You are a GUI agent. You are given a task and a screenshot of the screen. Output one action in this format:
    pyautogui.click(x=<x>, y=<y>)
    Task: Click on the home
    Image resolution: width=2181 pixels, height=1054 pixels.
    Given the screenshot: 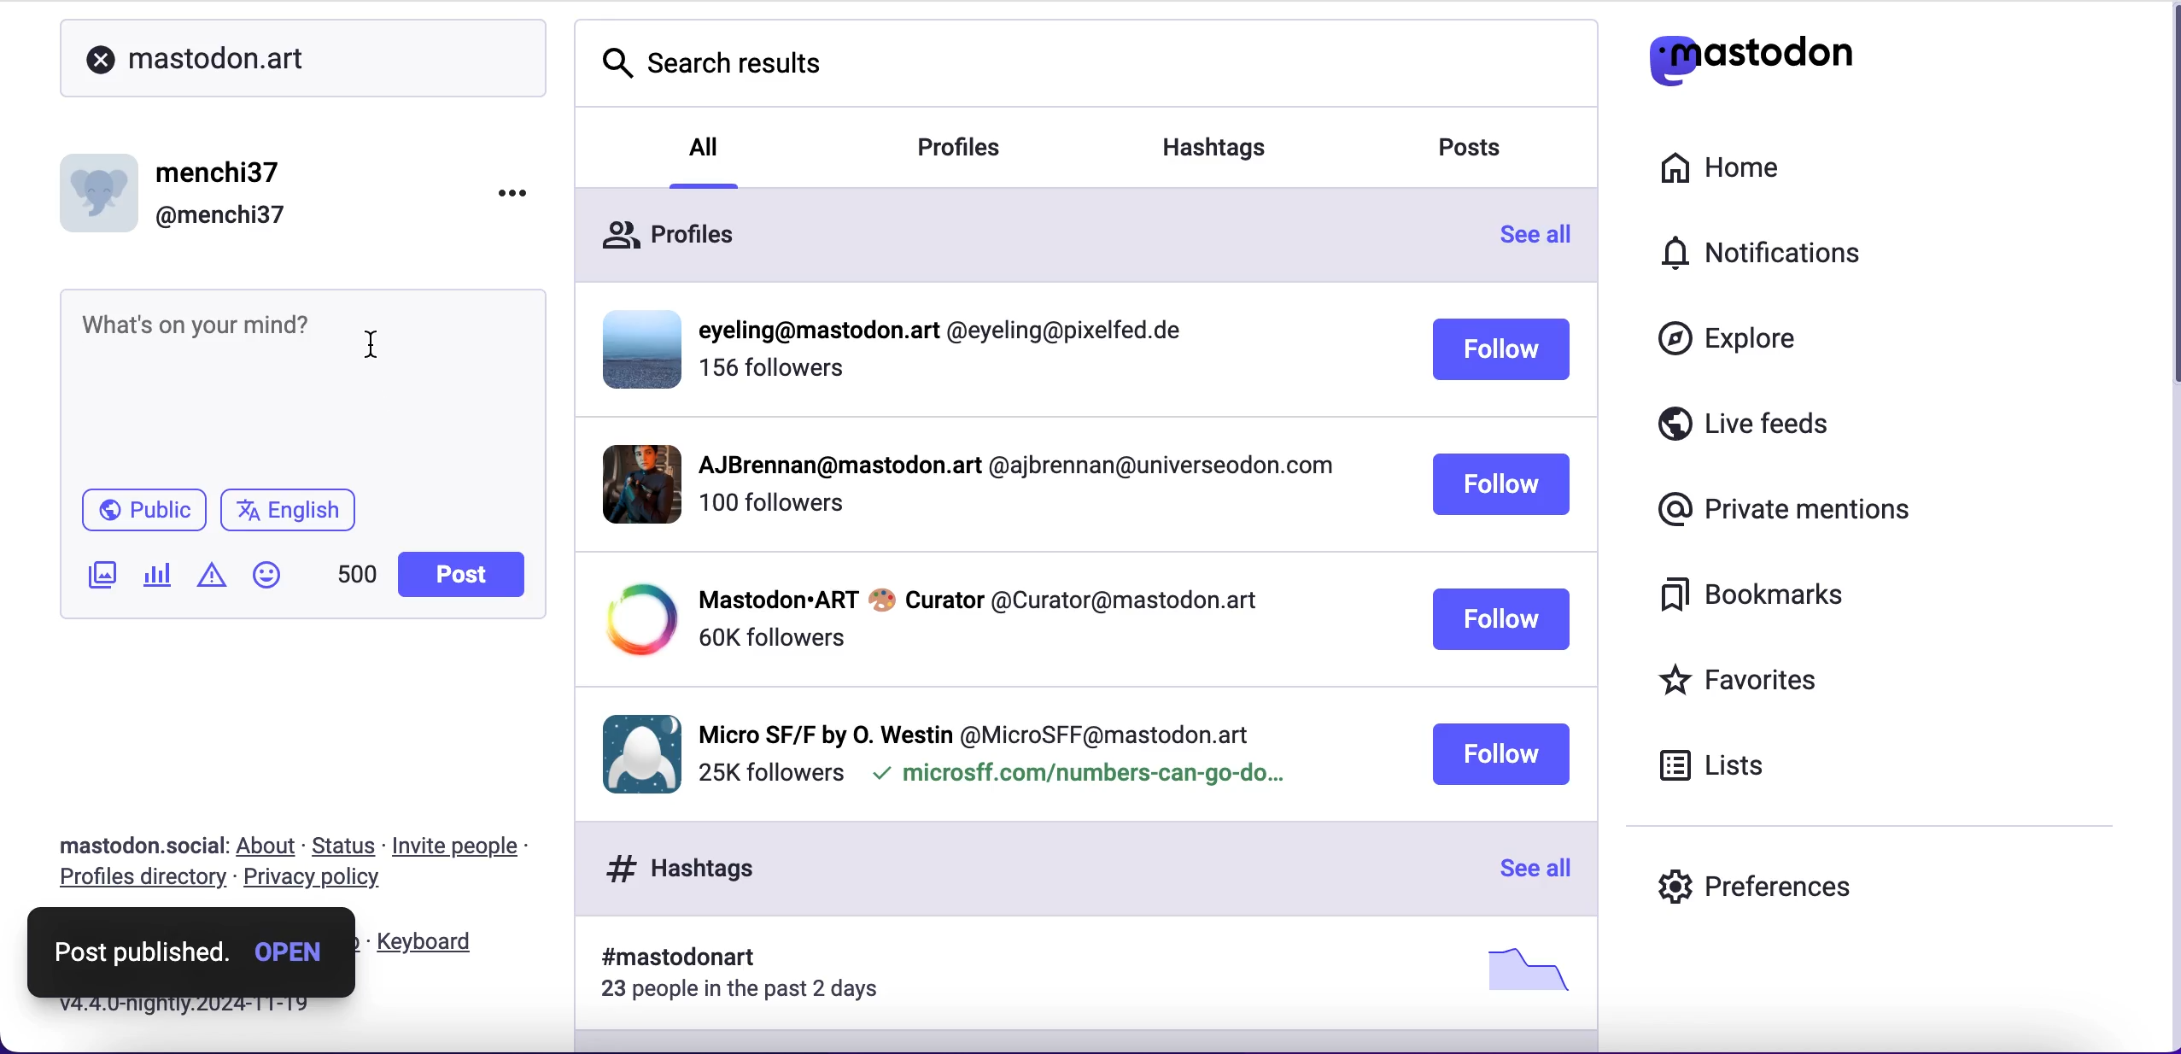 What is the action you would take?
    pyautogui.click(x=1742, y=169)
    